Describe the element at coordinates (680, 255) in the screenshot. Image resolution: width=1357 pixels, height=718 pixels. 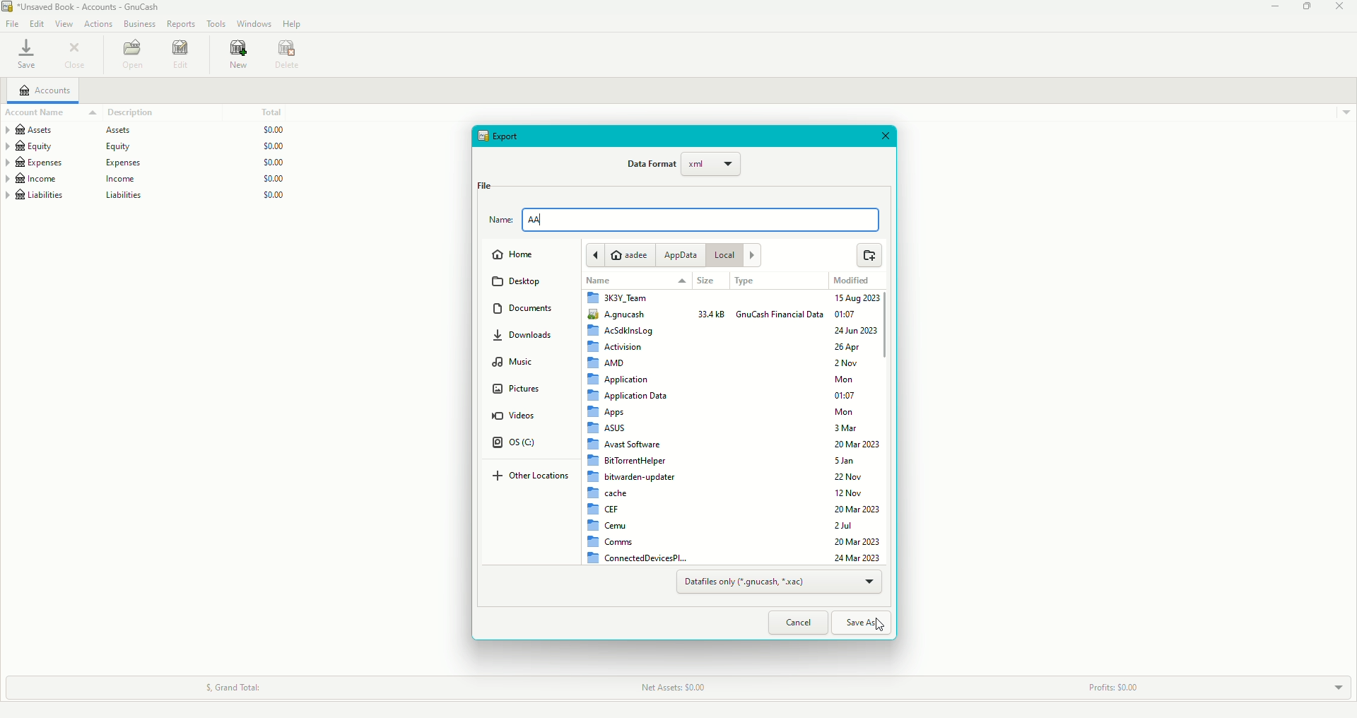
I see `AppData` at that location.